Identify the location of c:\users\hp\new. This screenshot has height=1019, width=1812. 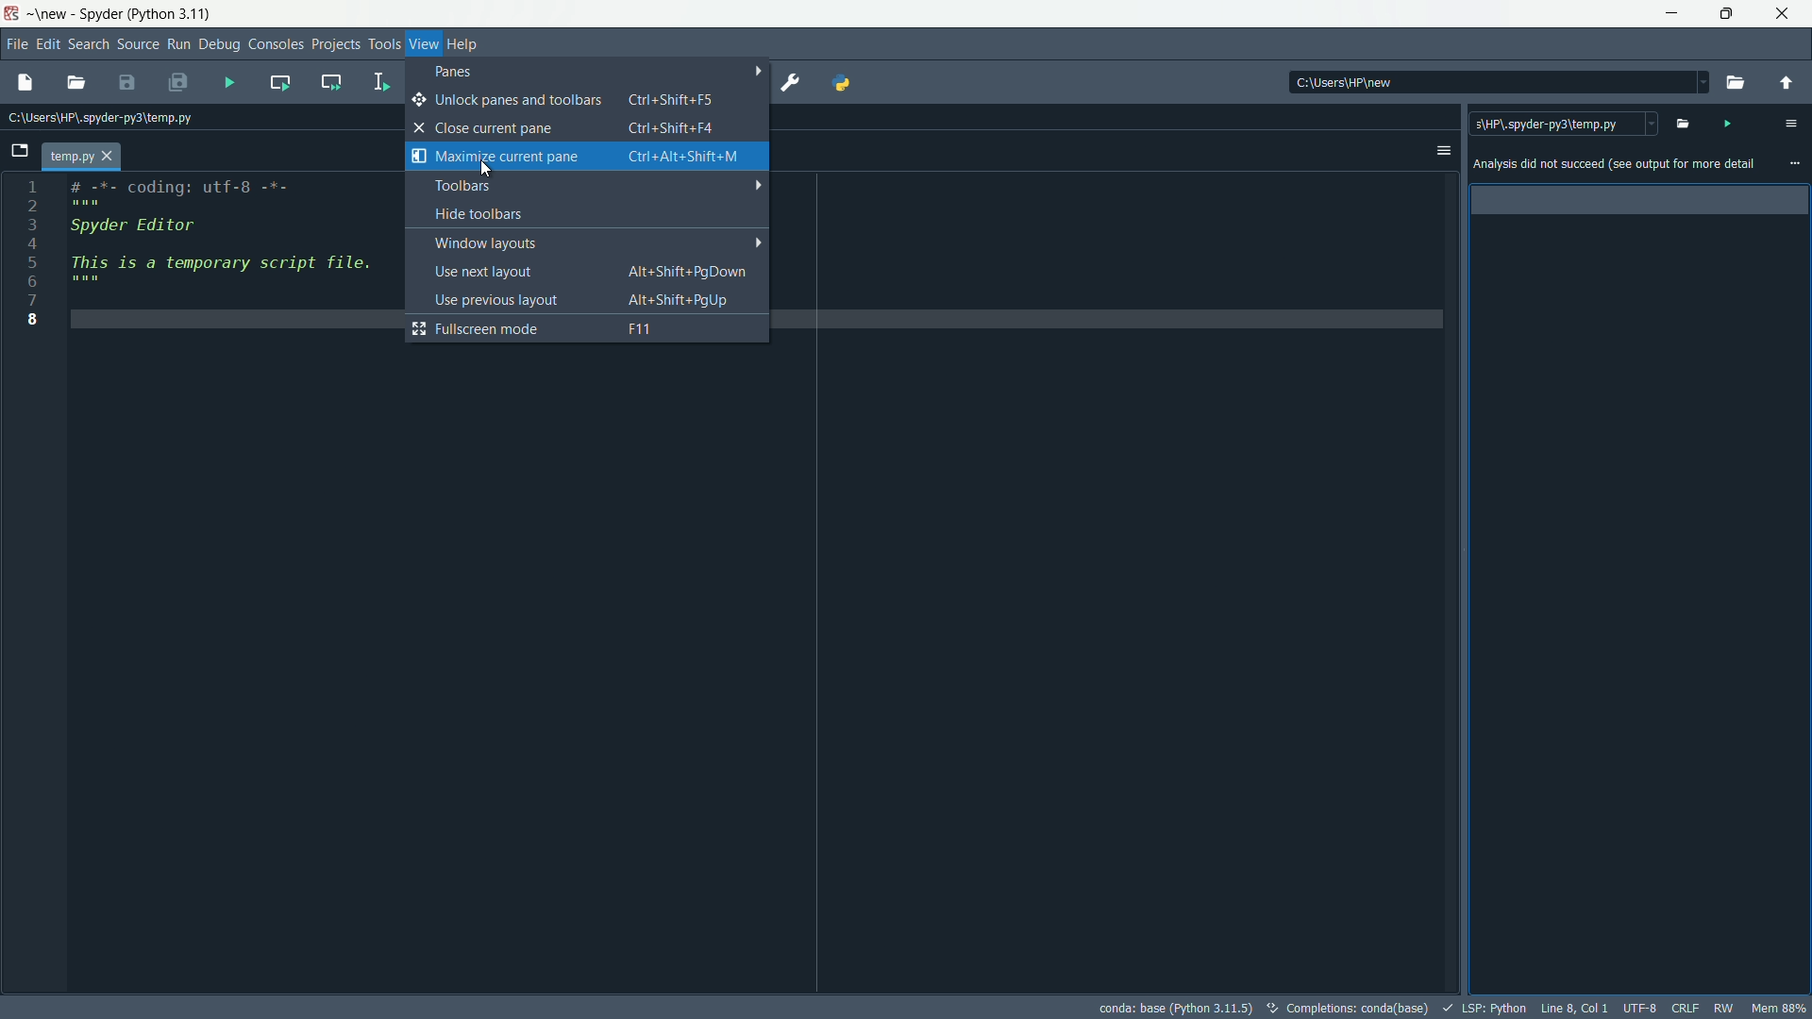
(1345, 84).